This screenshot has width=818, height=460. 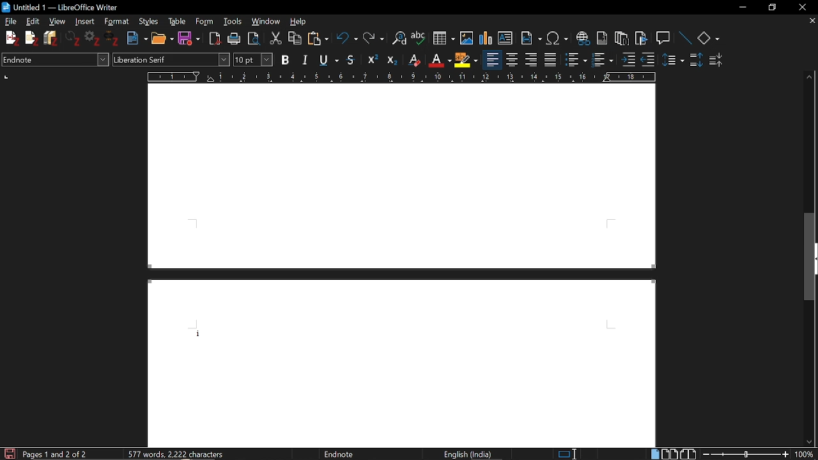 I want to click on Change zoom, so click(x=746, y=454).